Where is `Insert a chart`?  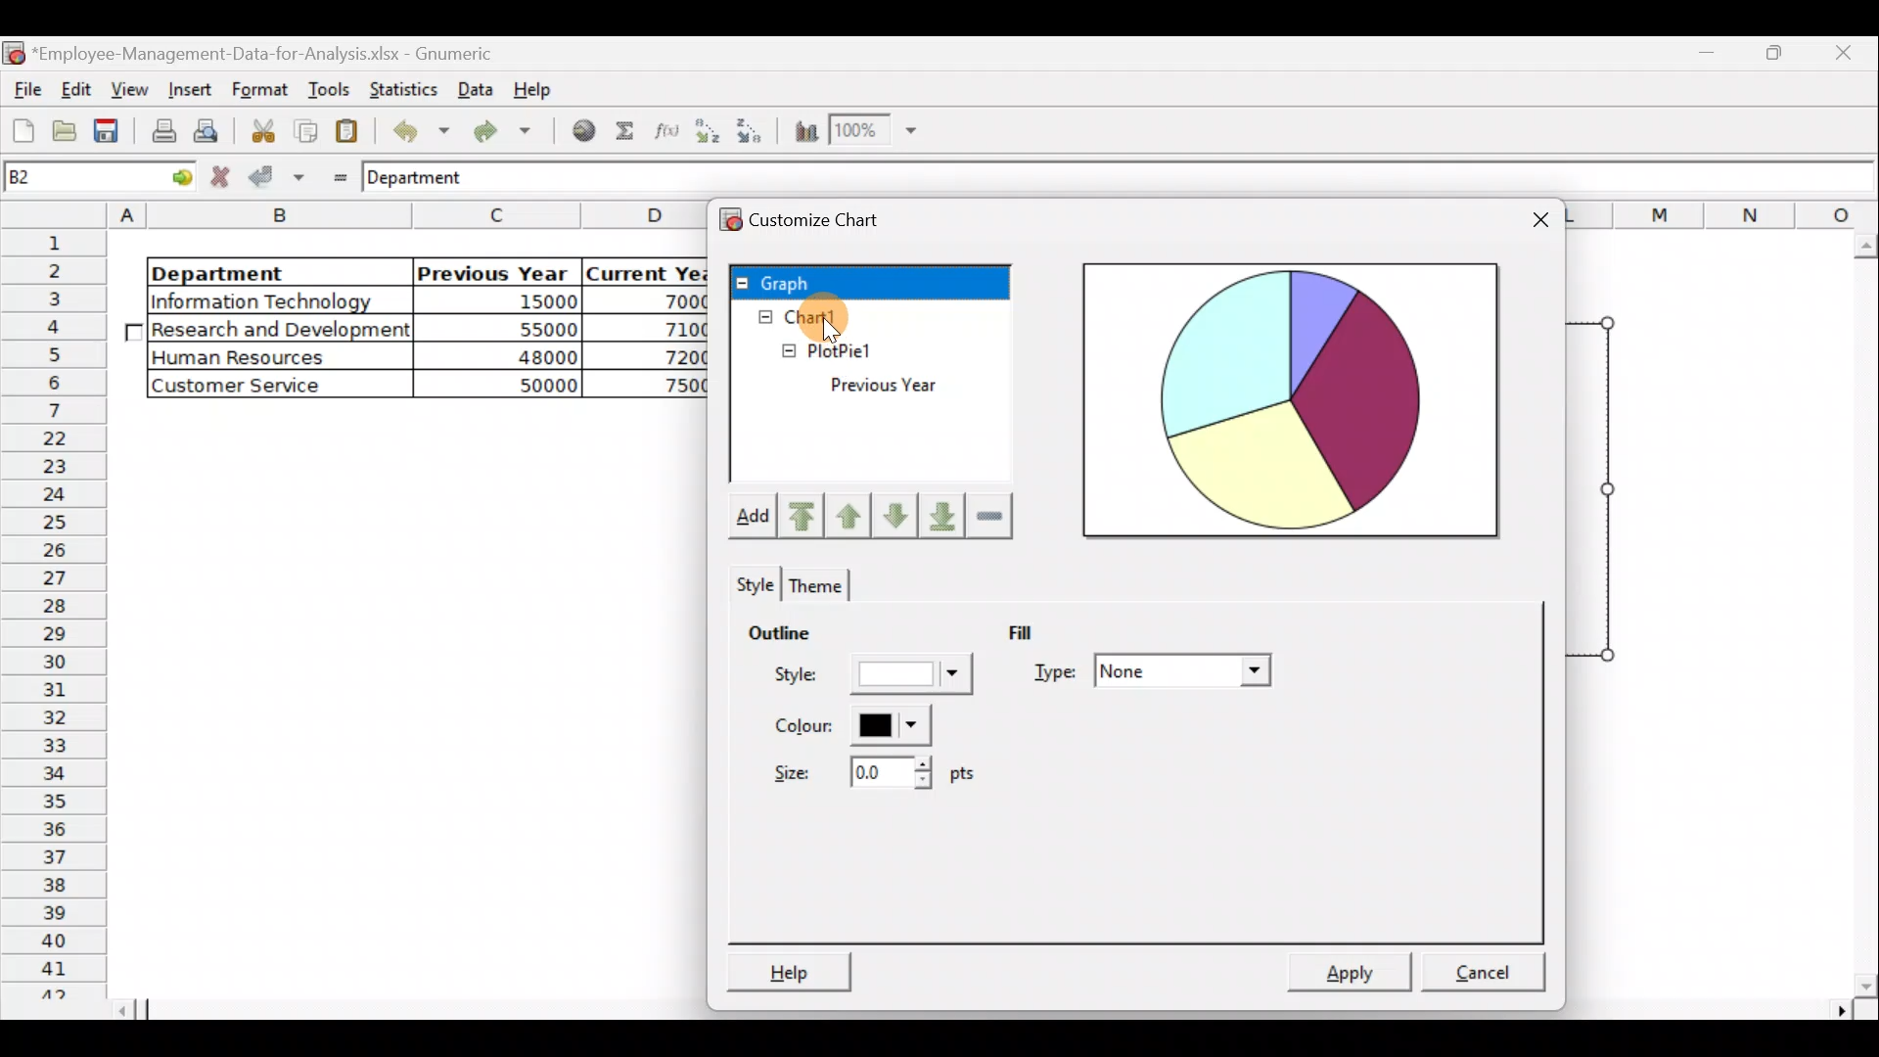 Insert a chart is located at coordinates (803, 132).